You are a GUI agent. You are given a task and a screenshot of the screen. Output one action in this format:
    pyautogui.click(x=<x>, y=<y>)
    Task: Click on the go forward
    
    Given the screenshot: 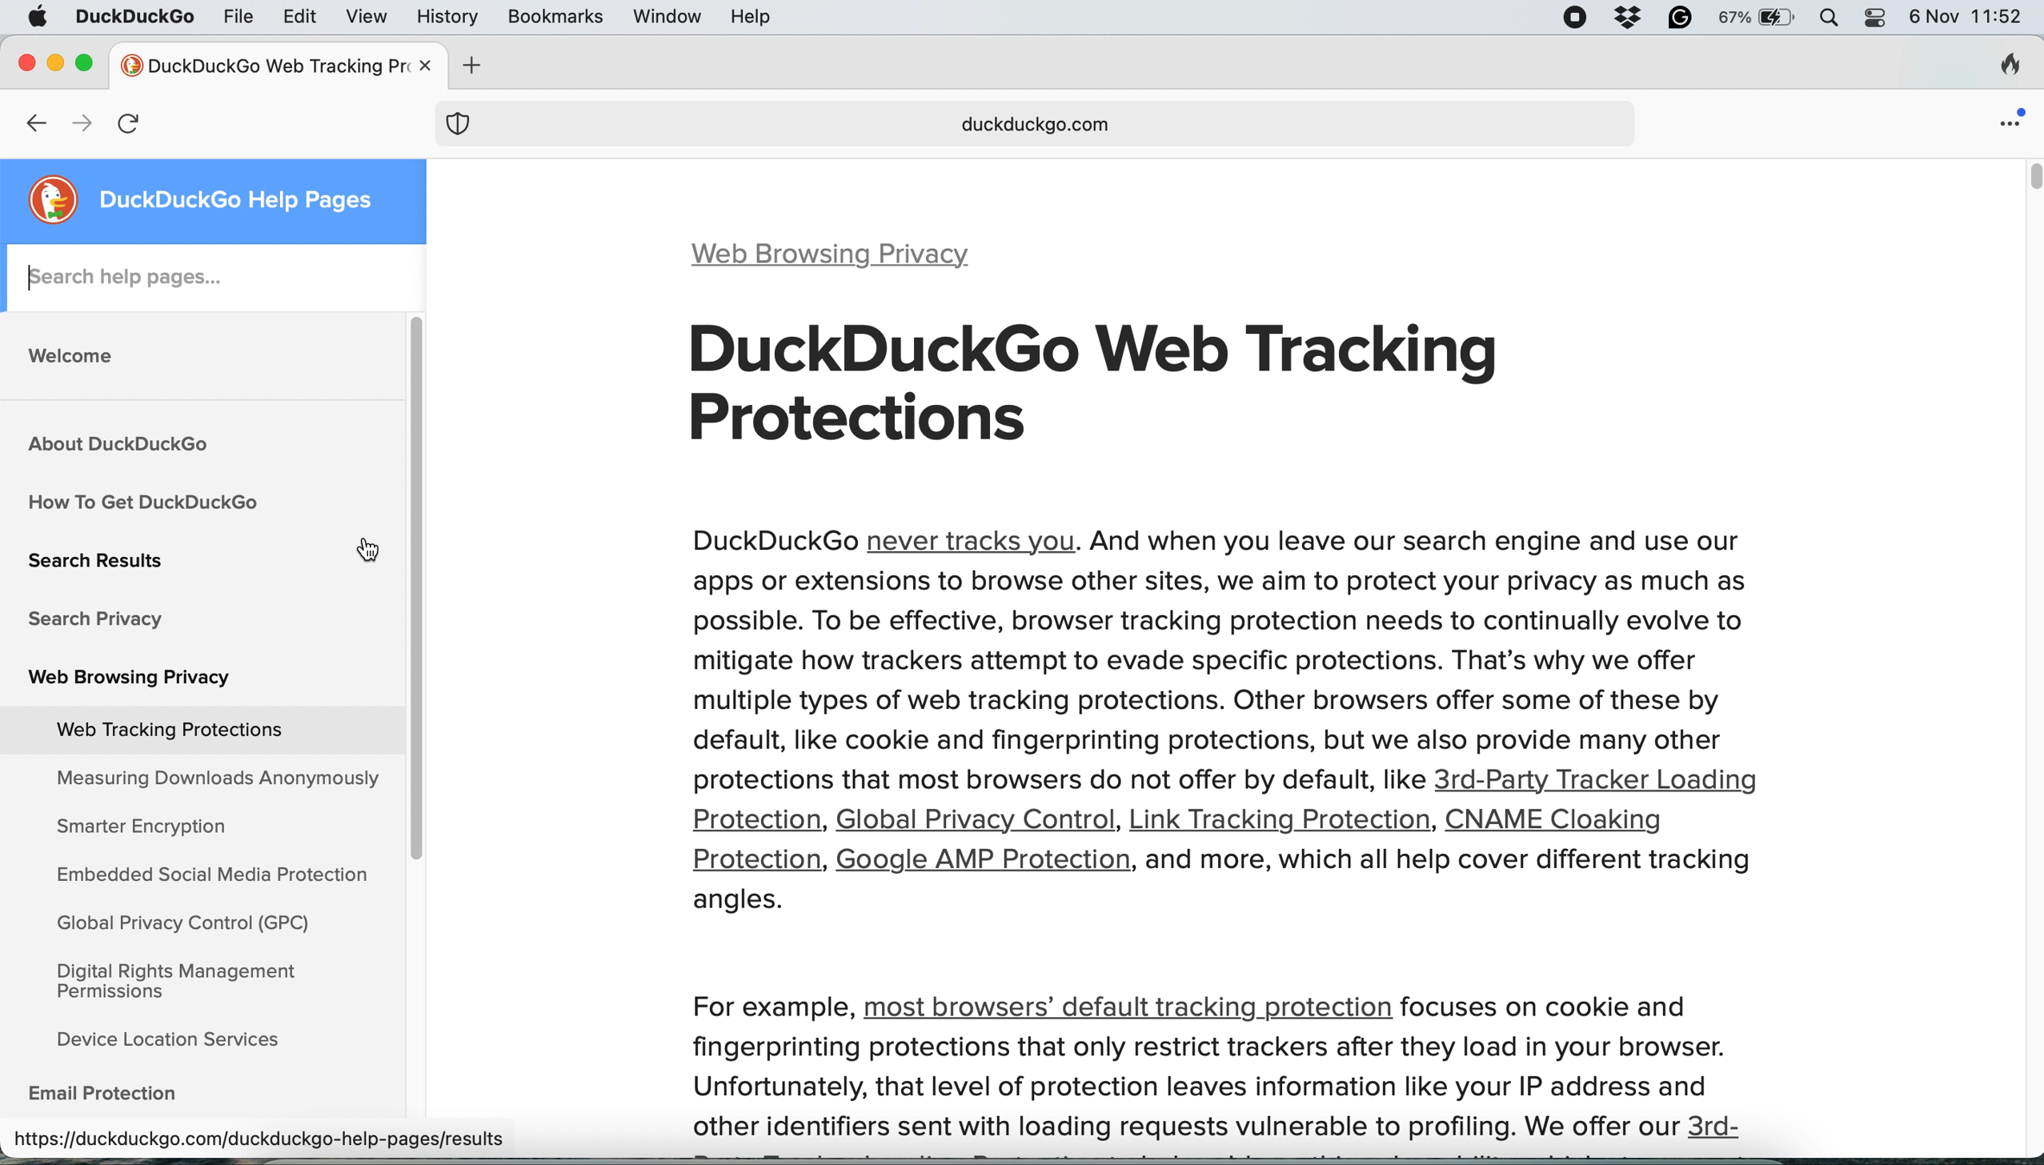 What is the action you would take?
    pyautogui.click(x=82, y=121)
    